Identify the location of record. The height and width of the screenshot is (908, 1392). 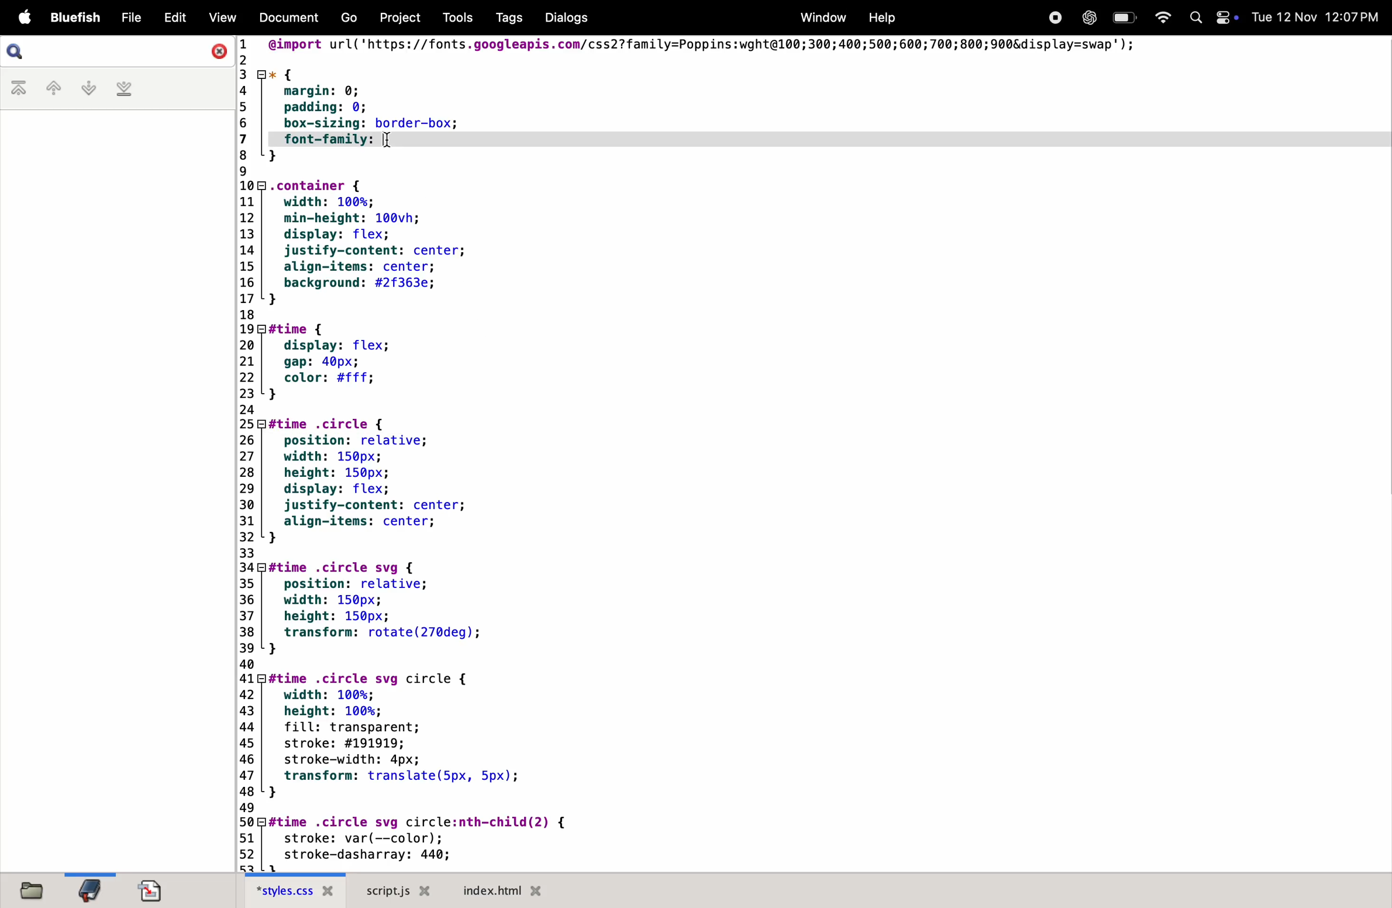
(1055, 17).